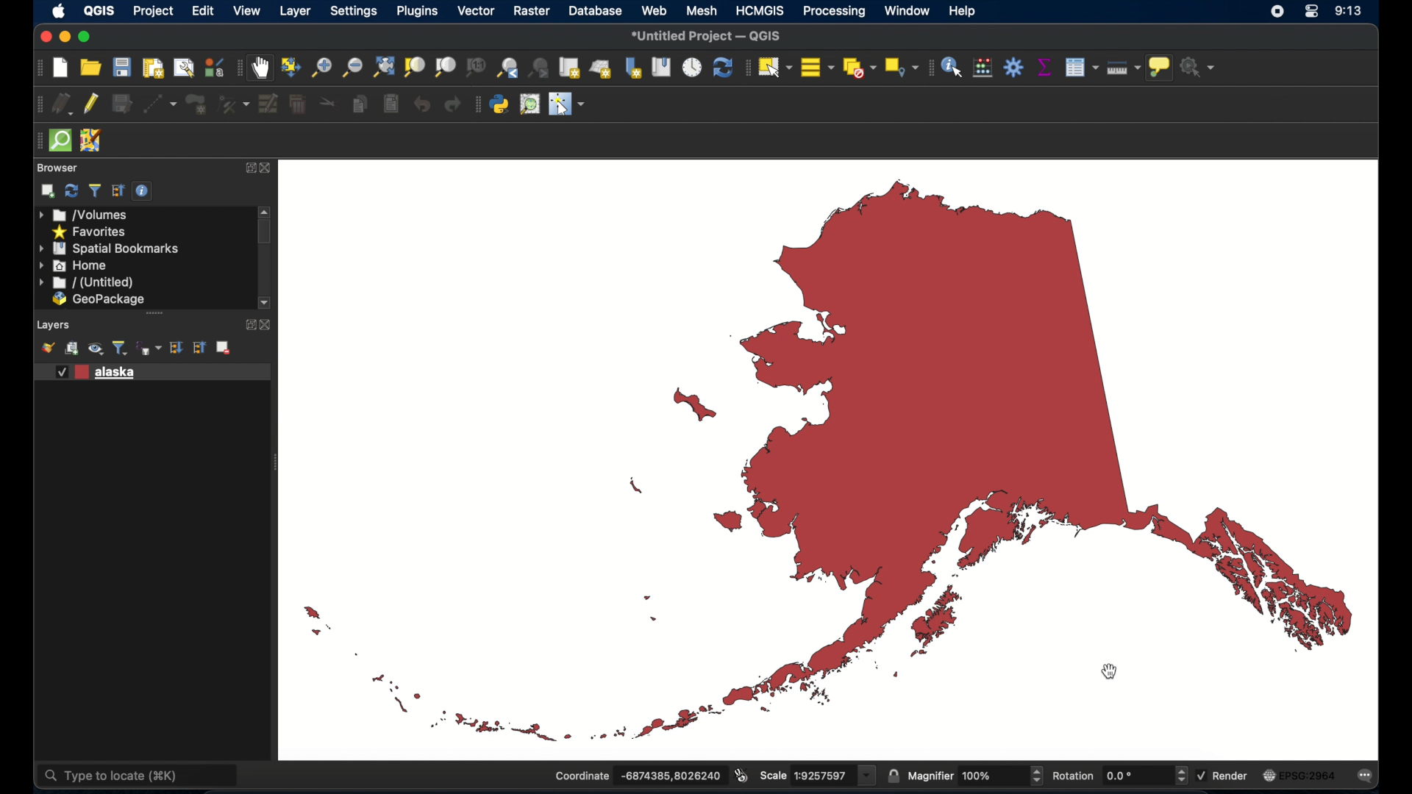 The height and width of the screenshot is (794, 1412). Describe the element at coordinates (453, 106) in the screenshot. I see `redo` at that location.